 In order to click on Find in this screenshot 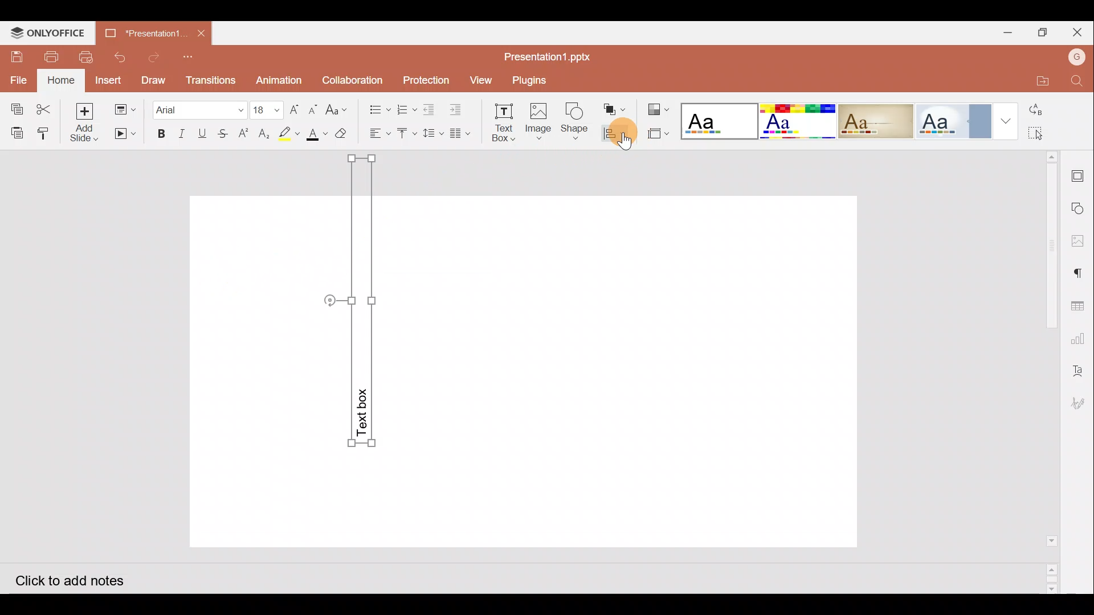, I will do `click(1077, 82)`.